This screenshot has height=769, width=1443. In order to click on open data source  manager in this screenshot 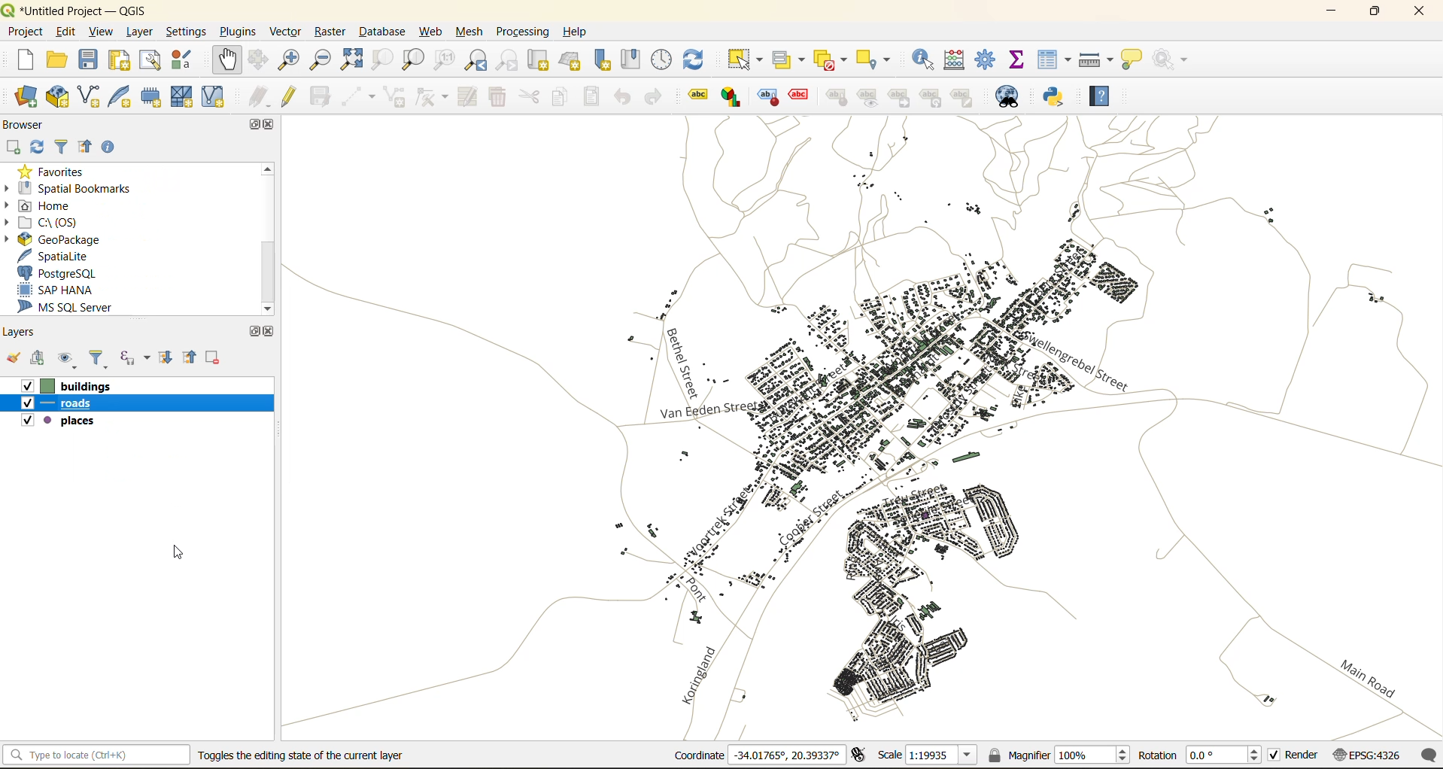, I will do `click(21, 96)`.